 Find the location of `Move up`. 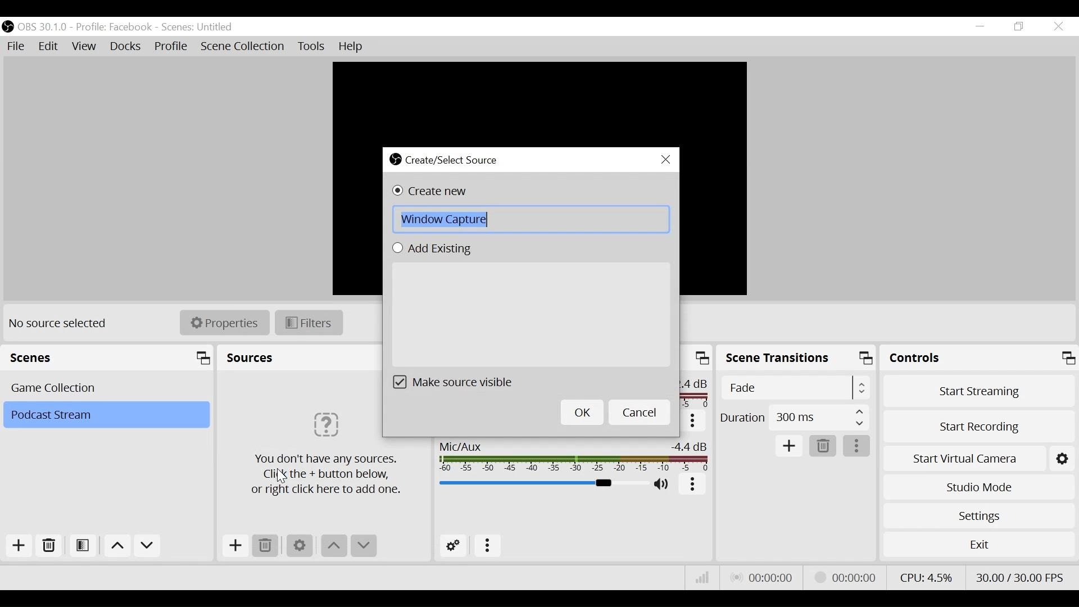

Move up is located at coordinates (116, 546).